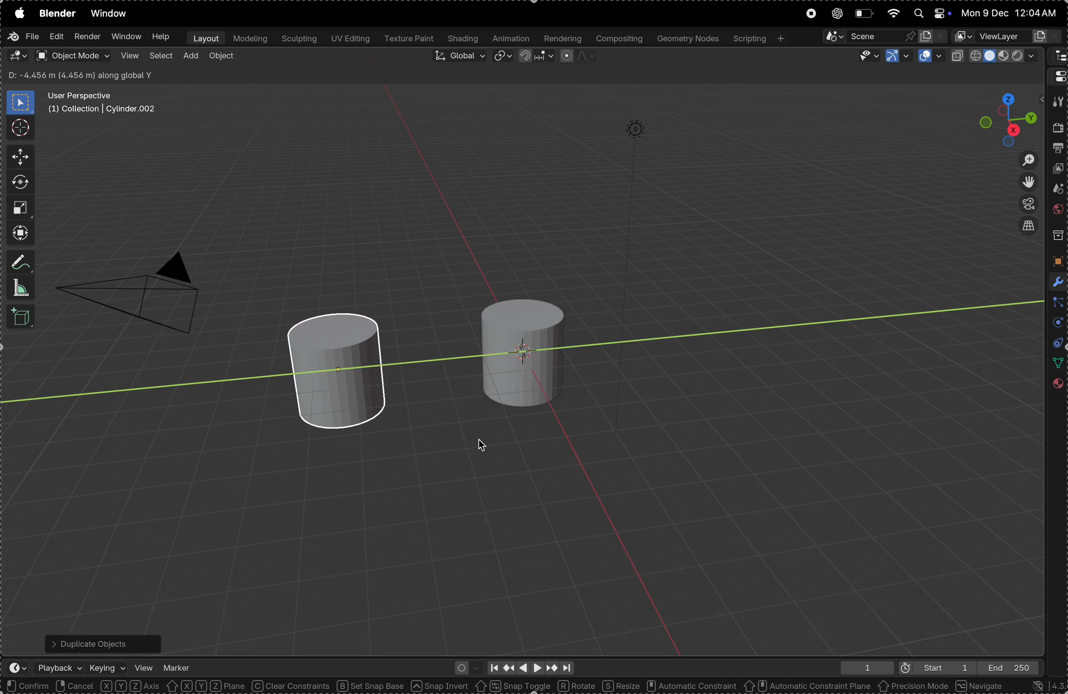 Image resolution: width=1068 pixels, height=694 pixels. What do you see at coordinates (932, 667) in the screenshot?
I see `start 1` at bounding box center [932, 667].